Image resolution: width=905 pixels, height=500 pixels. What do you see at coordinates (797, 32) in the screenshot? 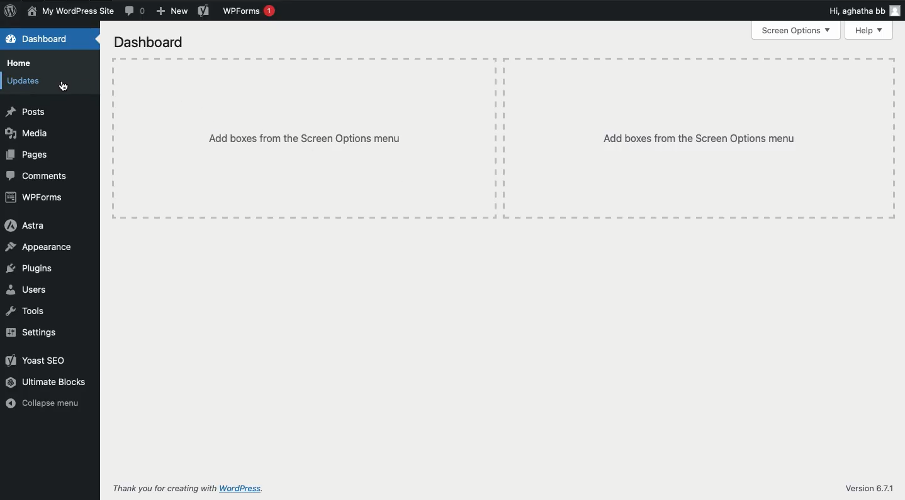
I see `Screen options` at bounding box center [797, 32].